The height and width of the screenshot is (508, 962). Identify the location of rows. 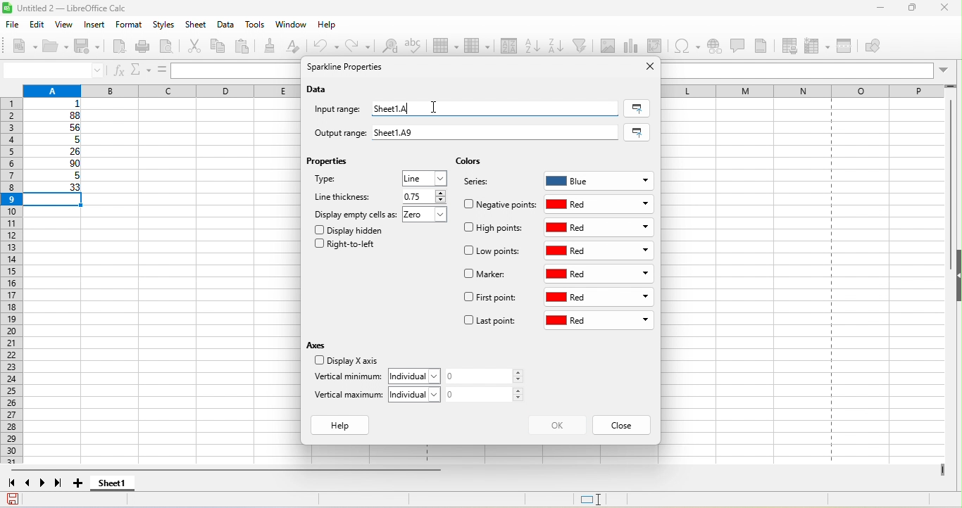
(11, 282).